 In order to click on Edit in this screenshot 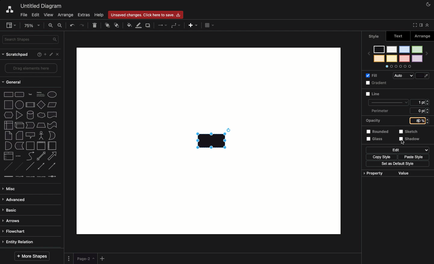, I will do `click(398, 149)`.